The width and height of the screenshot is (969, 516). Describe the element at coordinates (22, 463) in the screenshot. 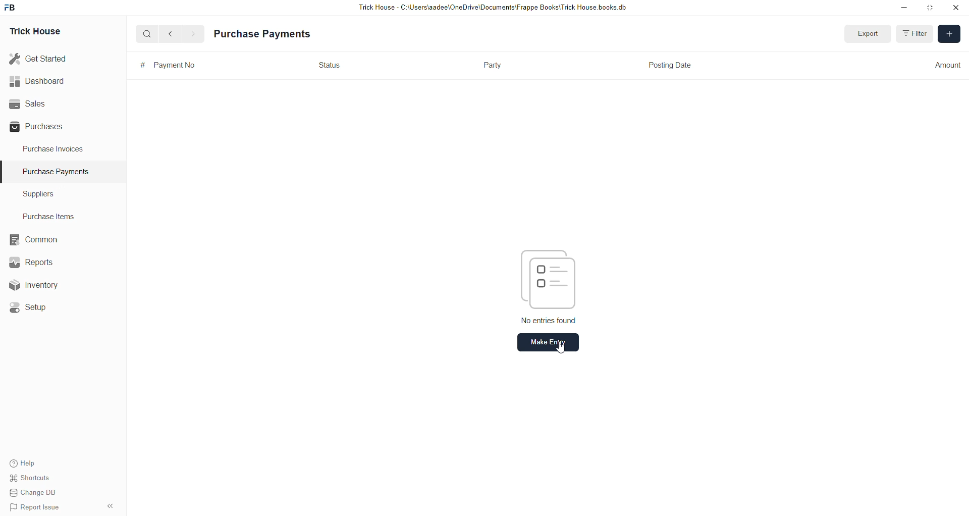

I see `Help` at that location.